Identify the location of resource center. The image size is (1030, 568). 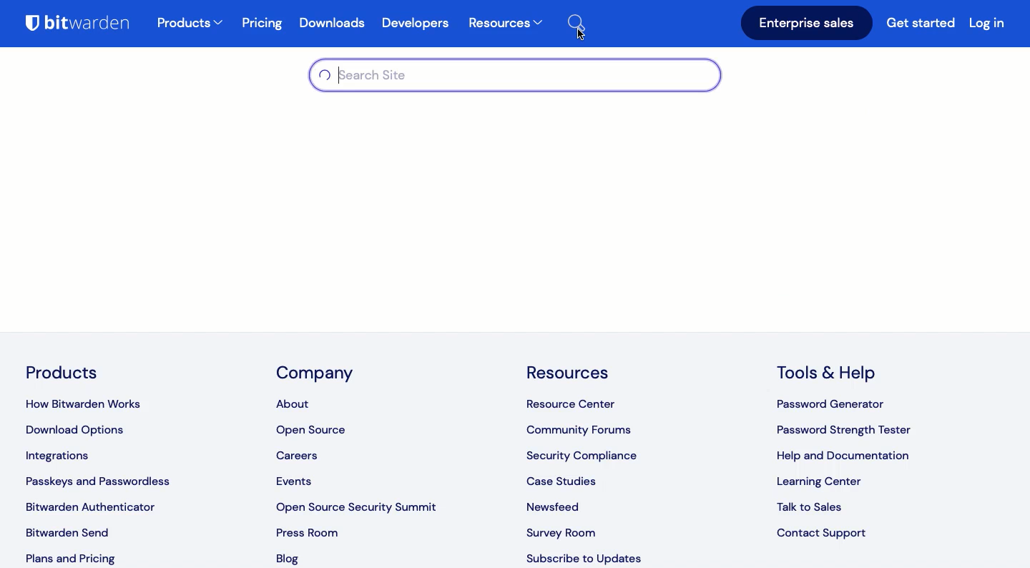
(577, 403).